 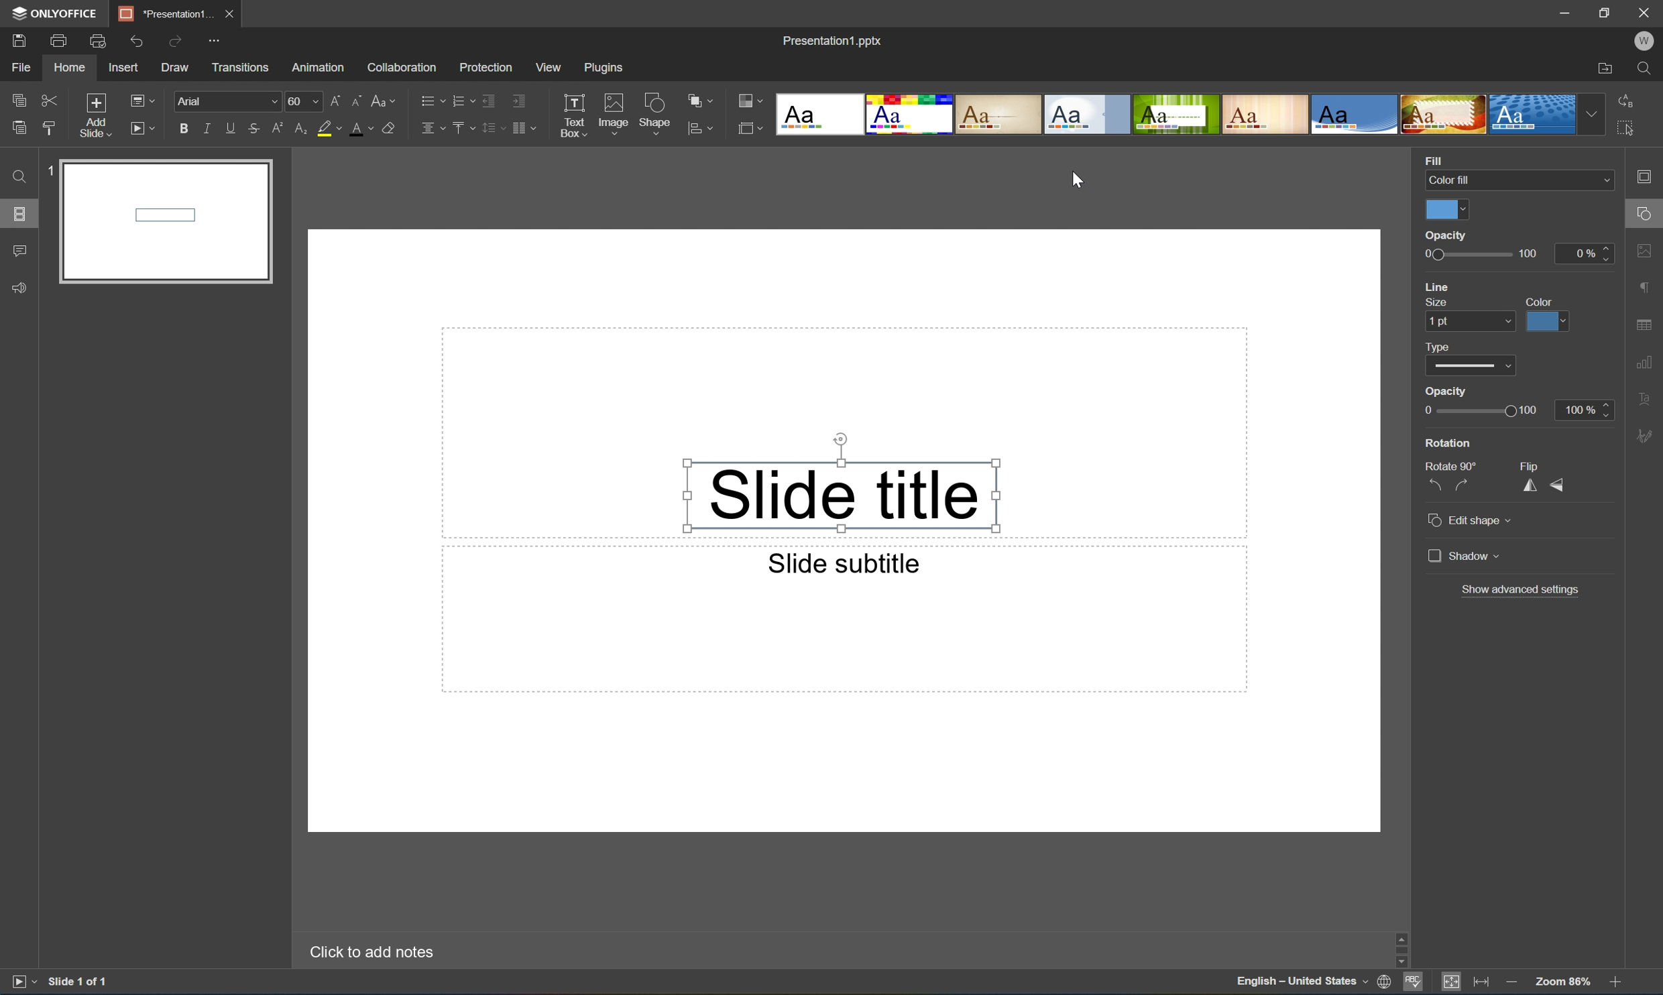 What do you see at coordinates (176, 40) in the screenshot?
I see `Redo` at bounding box center [176, 40].